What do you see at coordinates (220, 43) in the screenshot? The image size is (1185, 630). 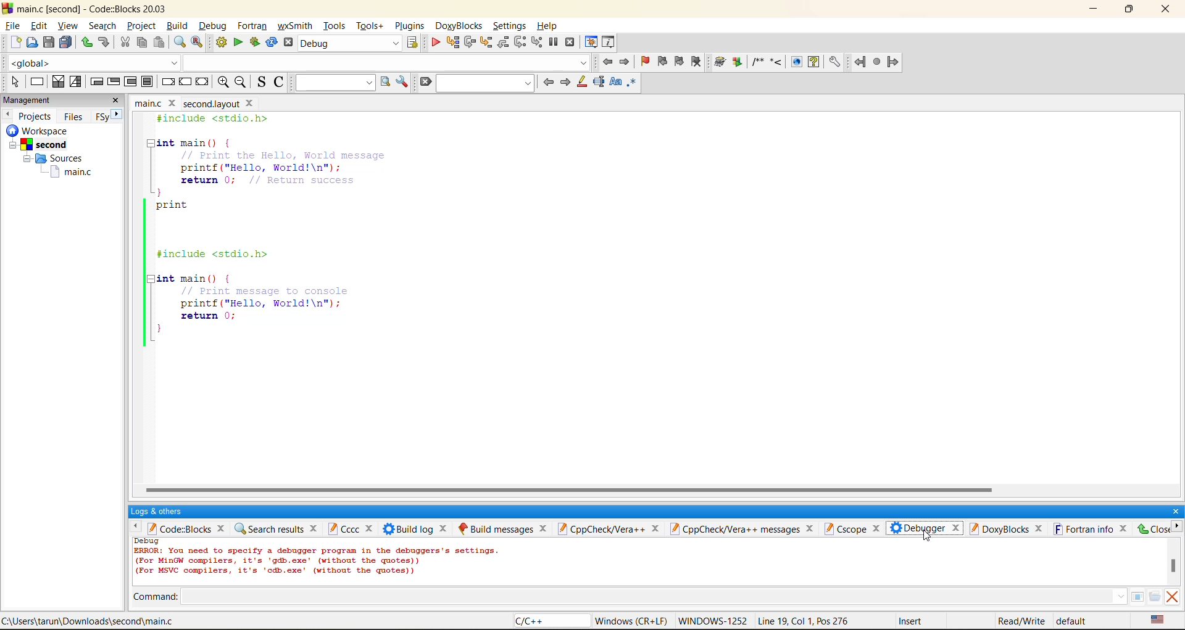 I see `build` at bounding box center [220, 43].